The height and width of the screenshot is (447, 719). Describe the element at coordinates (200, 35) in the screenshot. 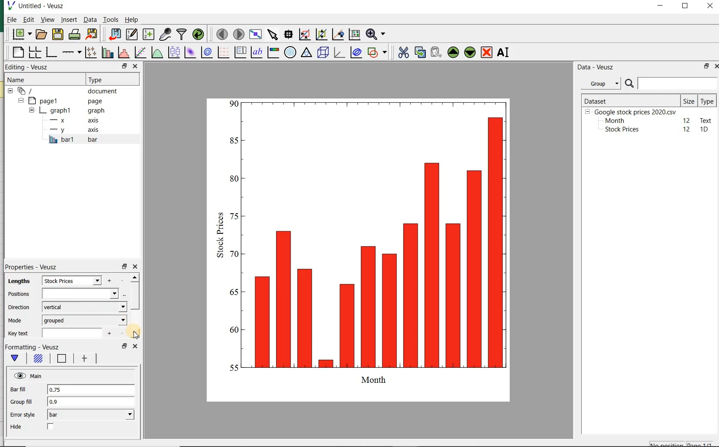

I see `reload linked datasets` at that location.